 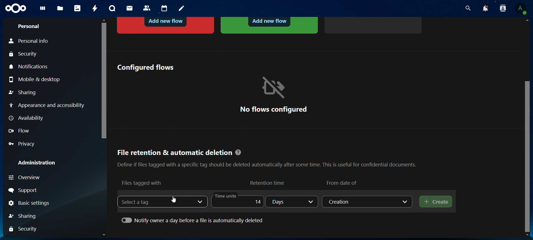 I want to click on overview, so click(x=35, y=177).